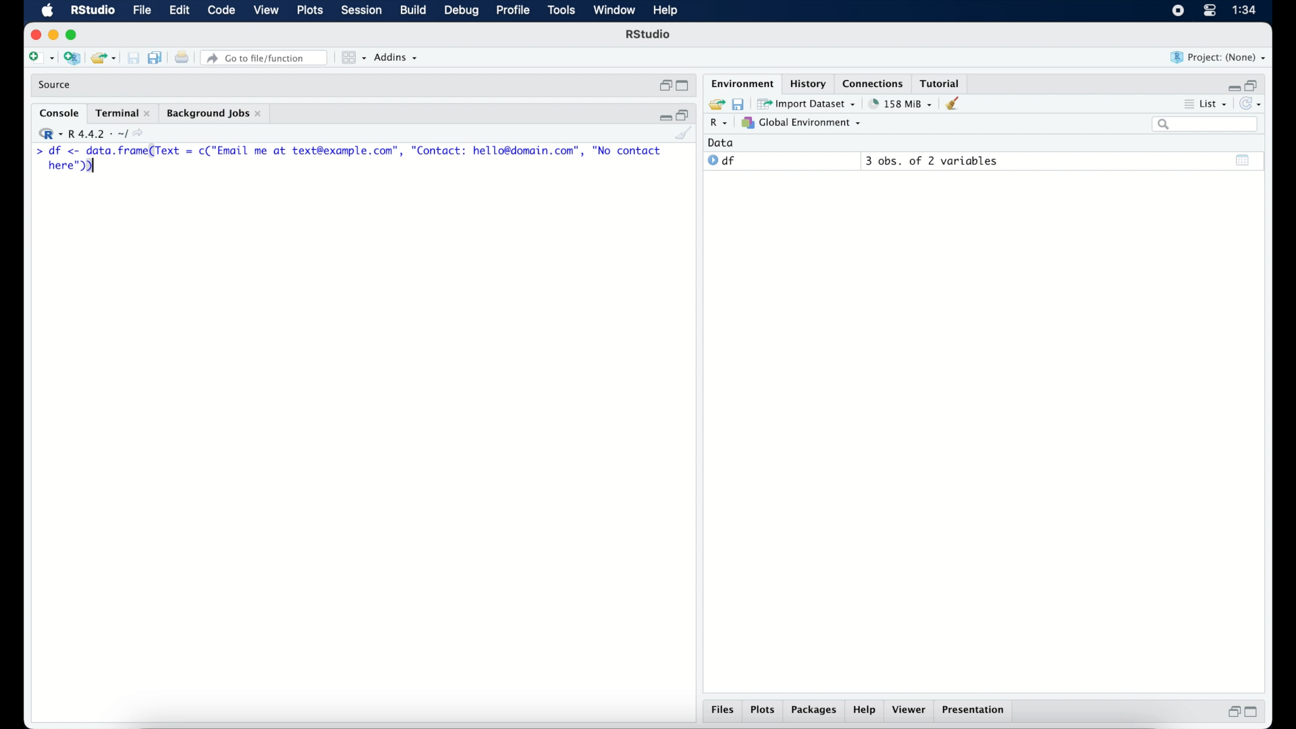 This screenshot has height=729, width=1296. What do you see at coordinates (1253, 713) in the screenshot?
I see `maximize` at bounding box center [1253, 713].